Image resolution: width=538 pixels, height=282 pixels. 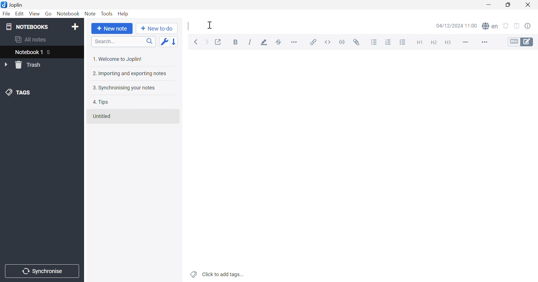 What do you see at coordinates (490, 27) in the screenshot?
I see `Spell check` at bounding box center [490, 27].